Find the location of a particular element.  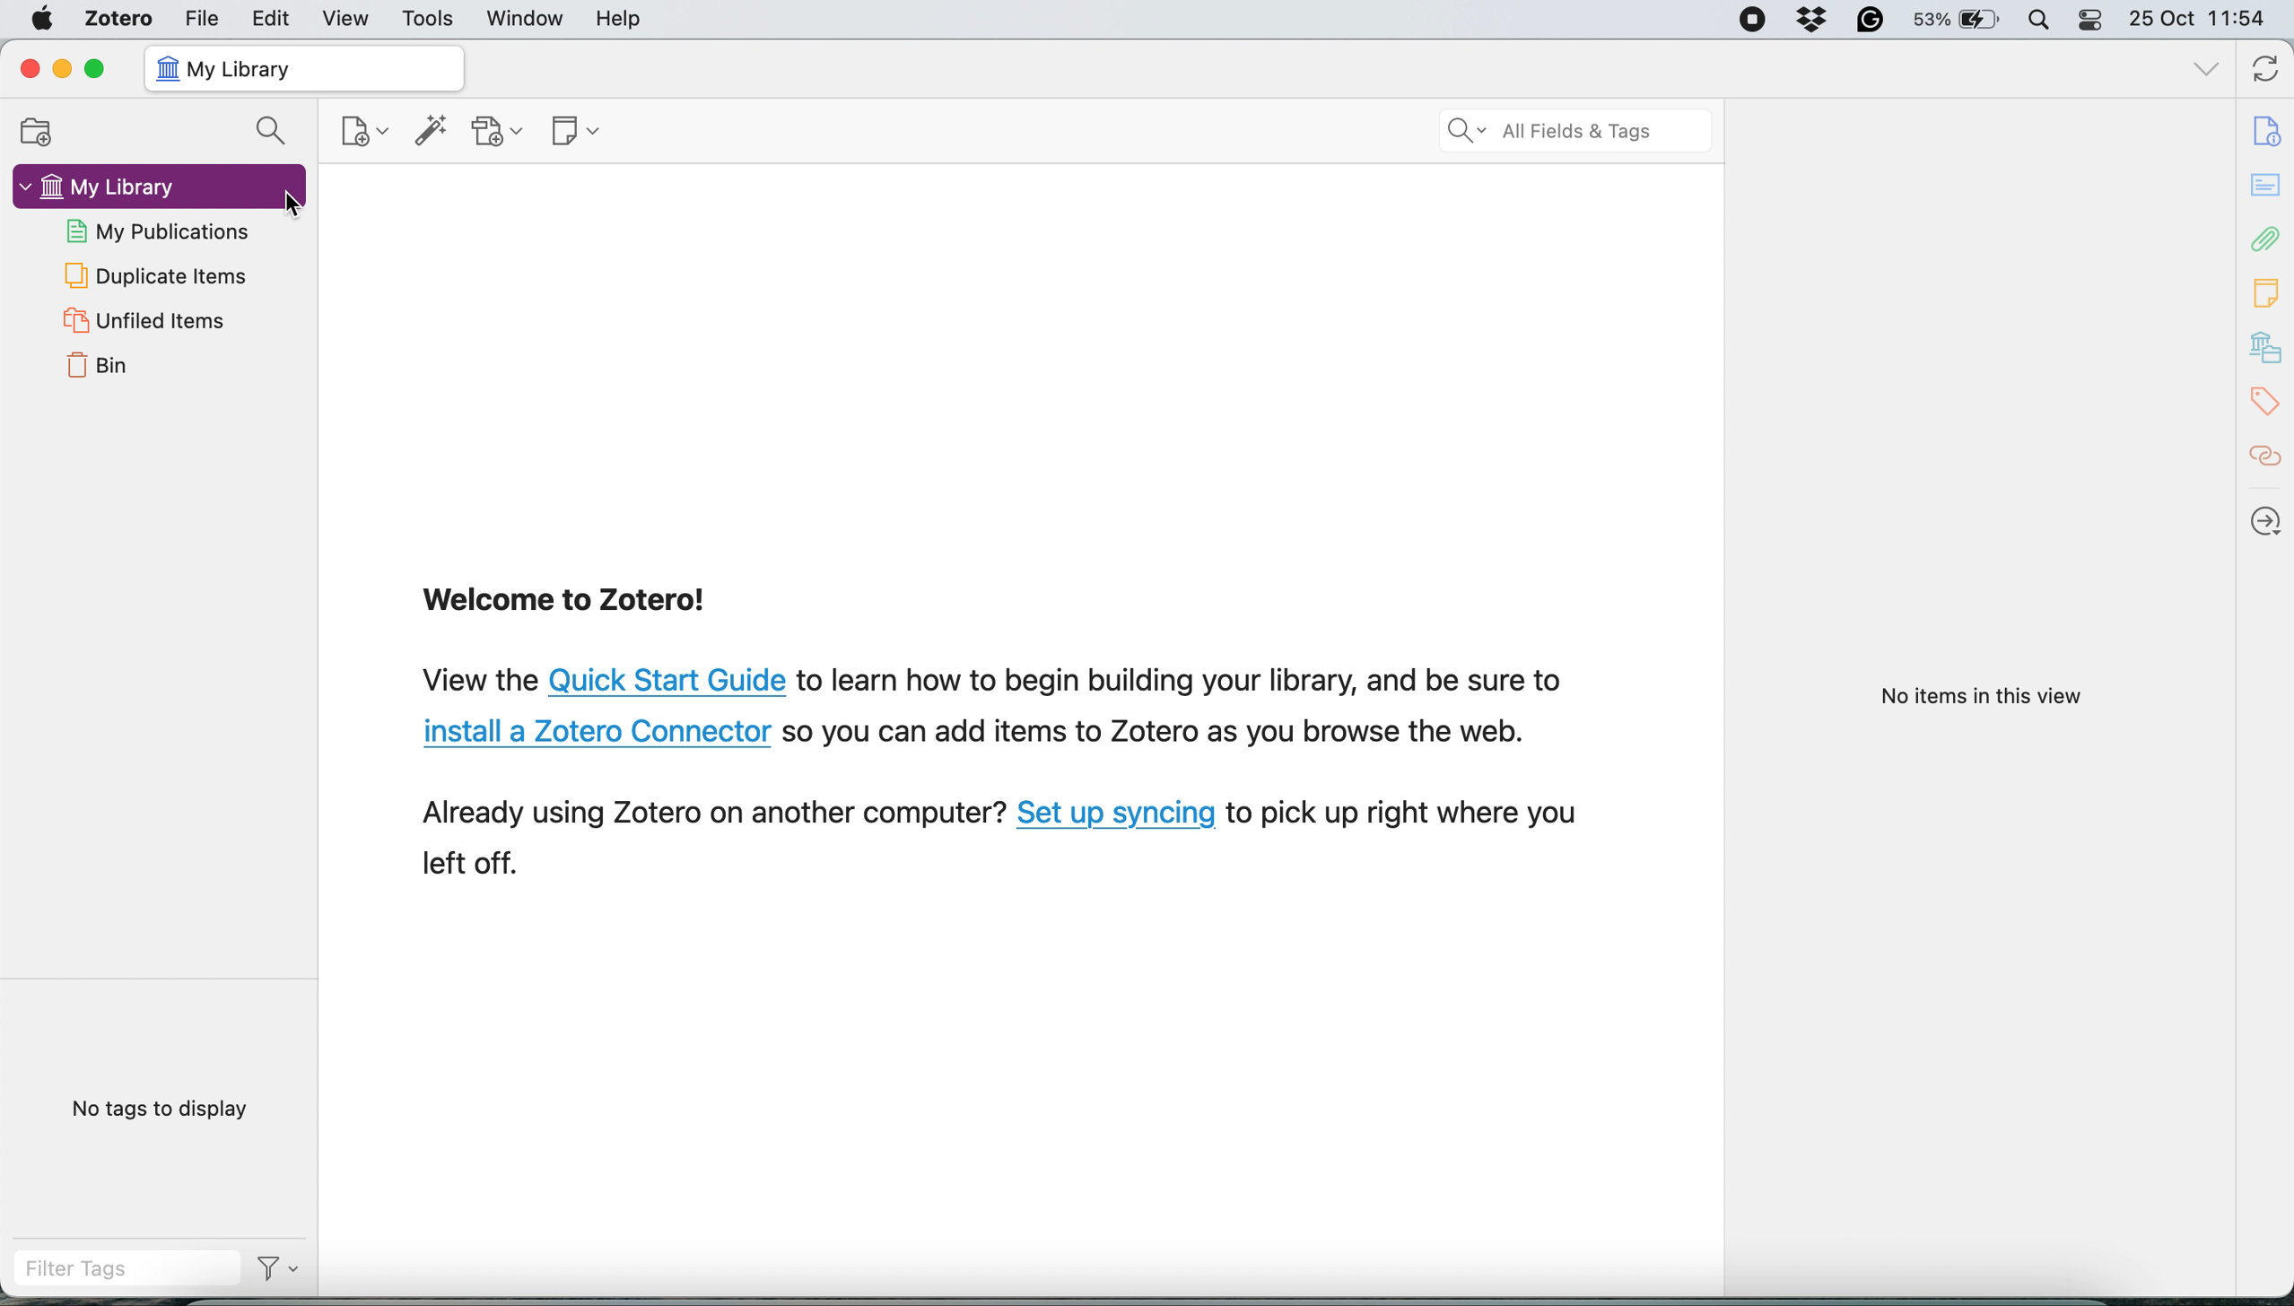

close is located at coordinates (28, 68).